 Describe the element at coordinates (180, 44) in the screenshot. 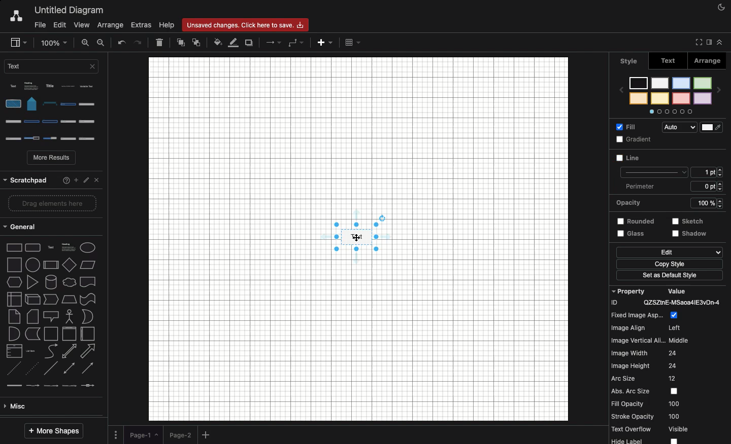

I see `To front` at that location.